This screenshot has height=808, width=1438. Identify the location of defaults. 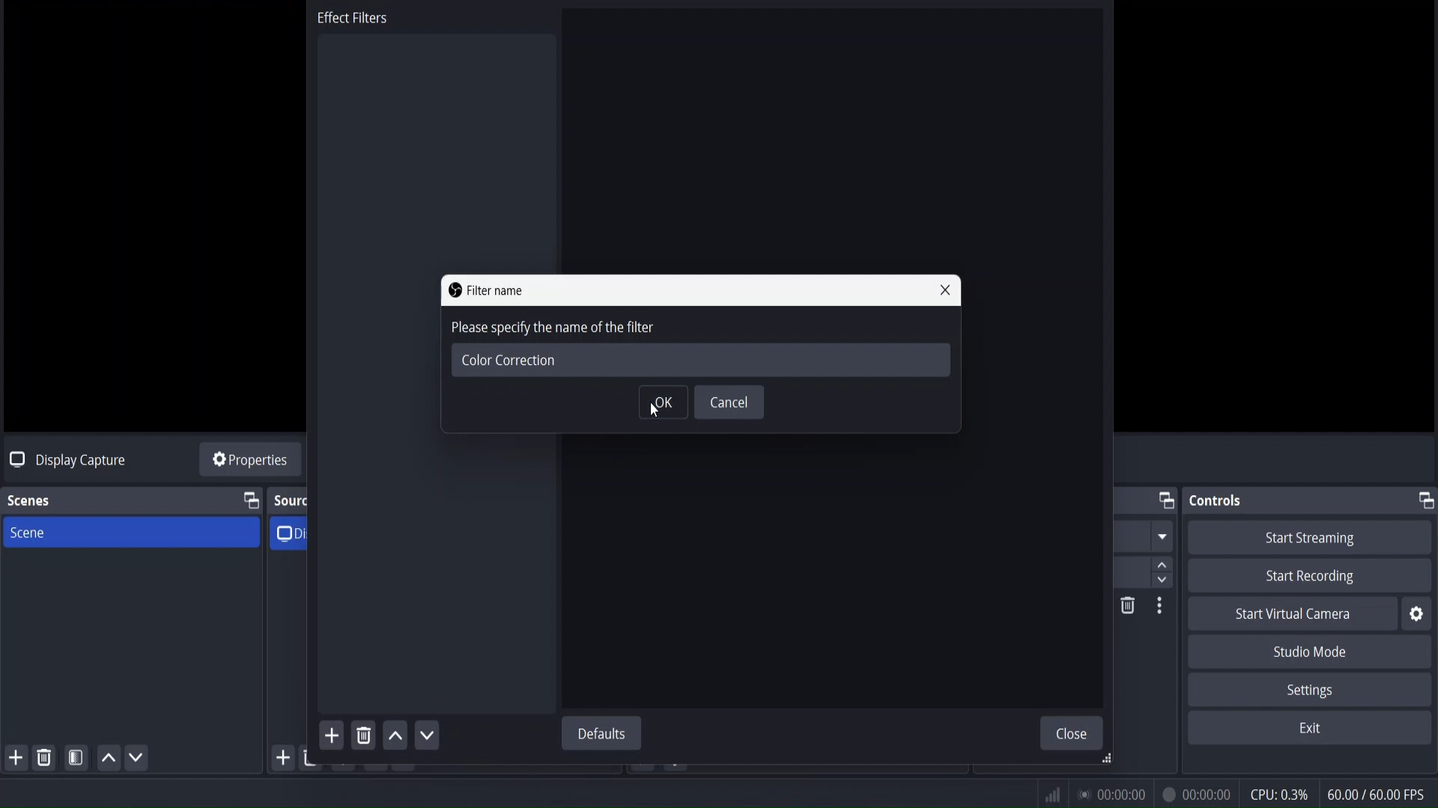
(604, 734).